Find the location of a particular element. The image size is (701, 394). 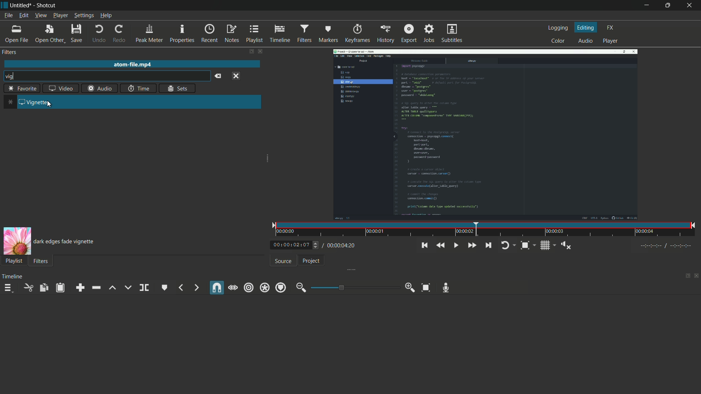

undo is located at coordinates (99, 34).